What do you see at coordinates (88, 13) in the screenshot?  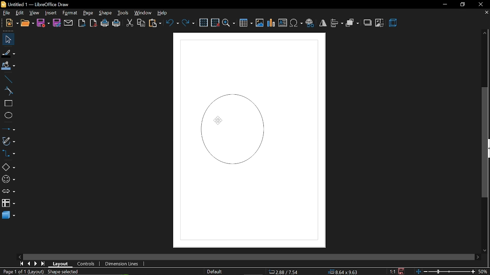 I see `page` at bounding box center [88, 13].